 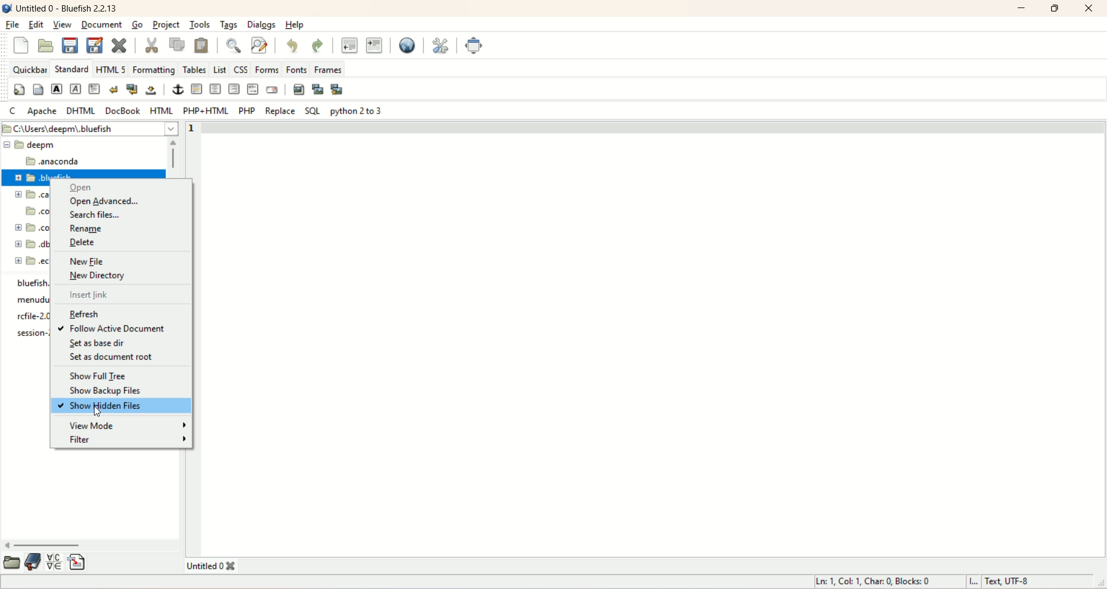 I want to click on dialogs, so click(x=261, y=26).